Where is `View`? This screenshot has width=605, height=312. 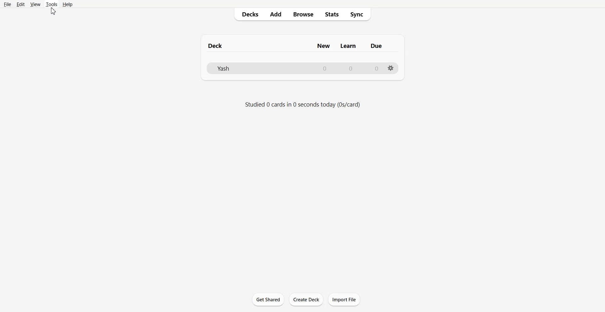
View is located at coordinates (36, 4).